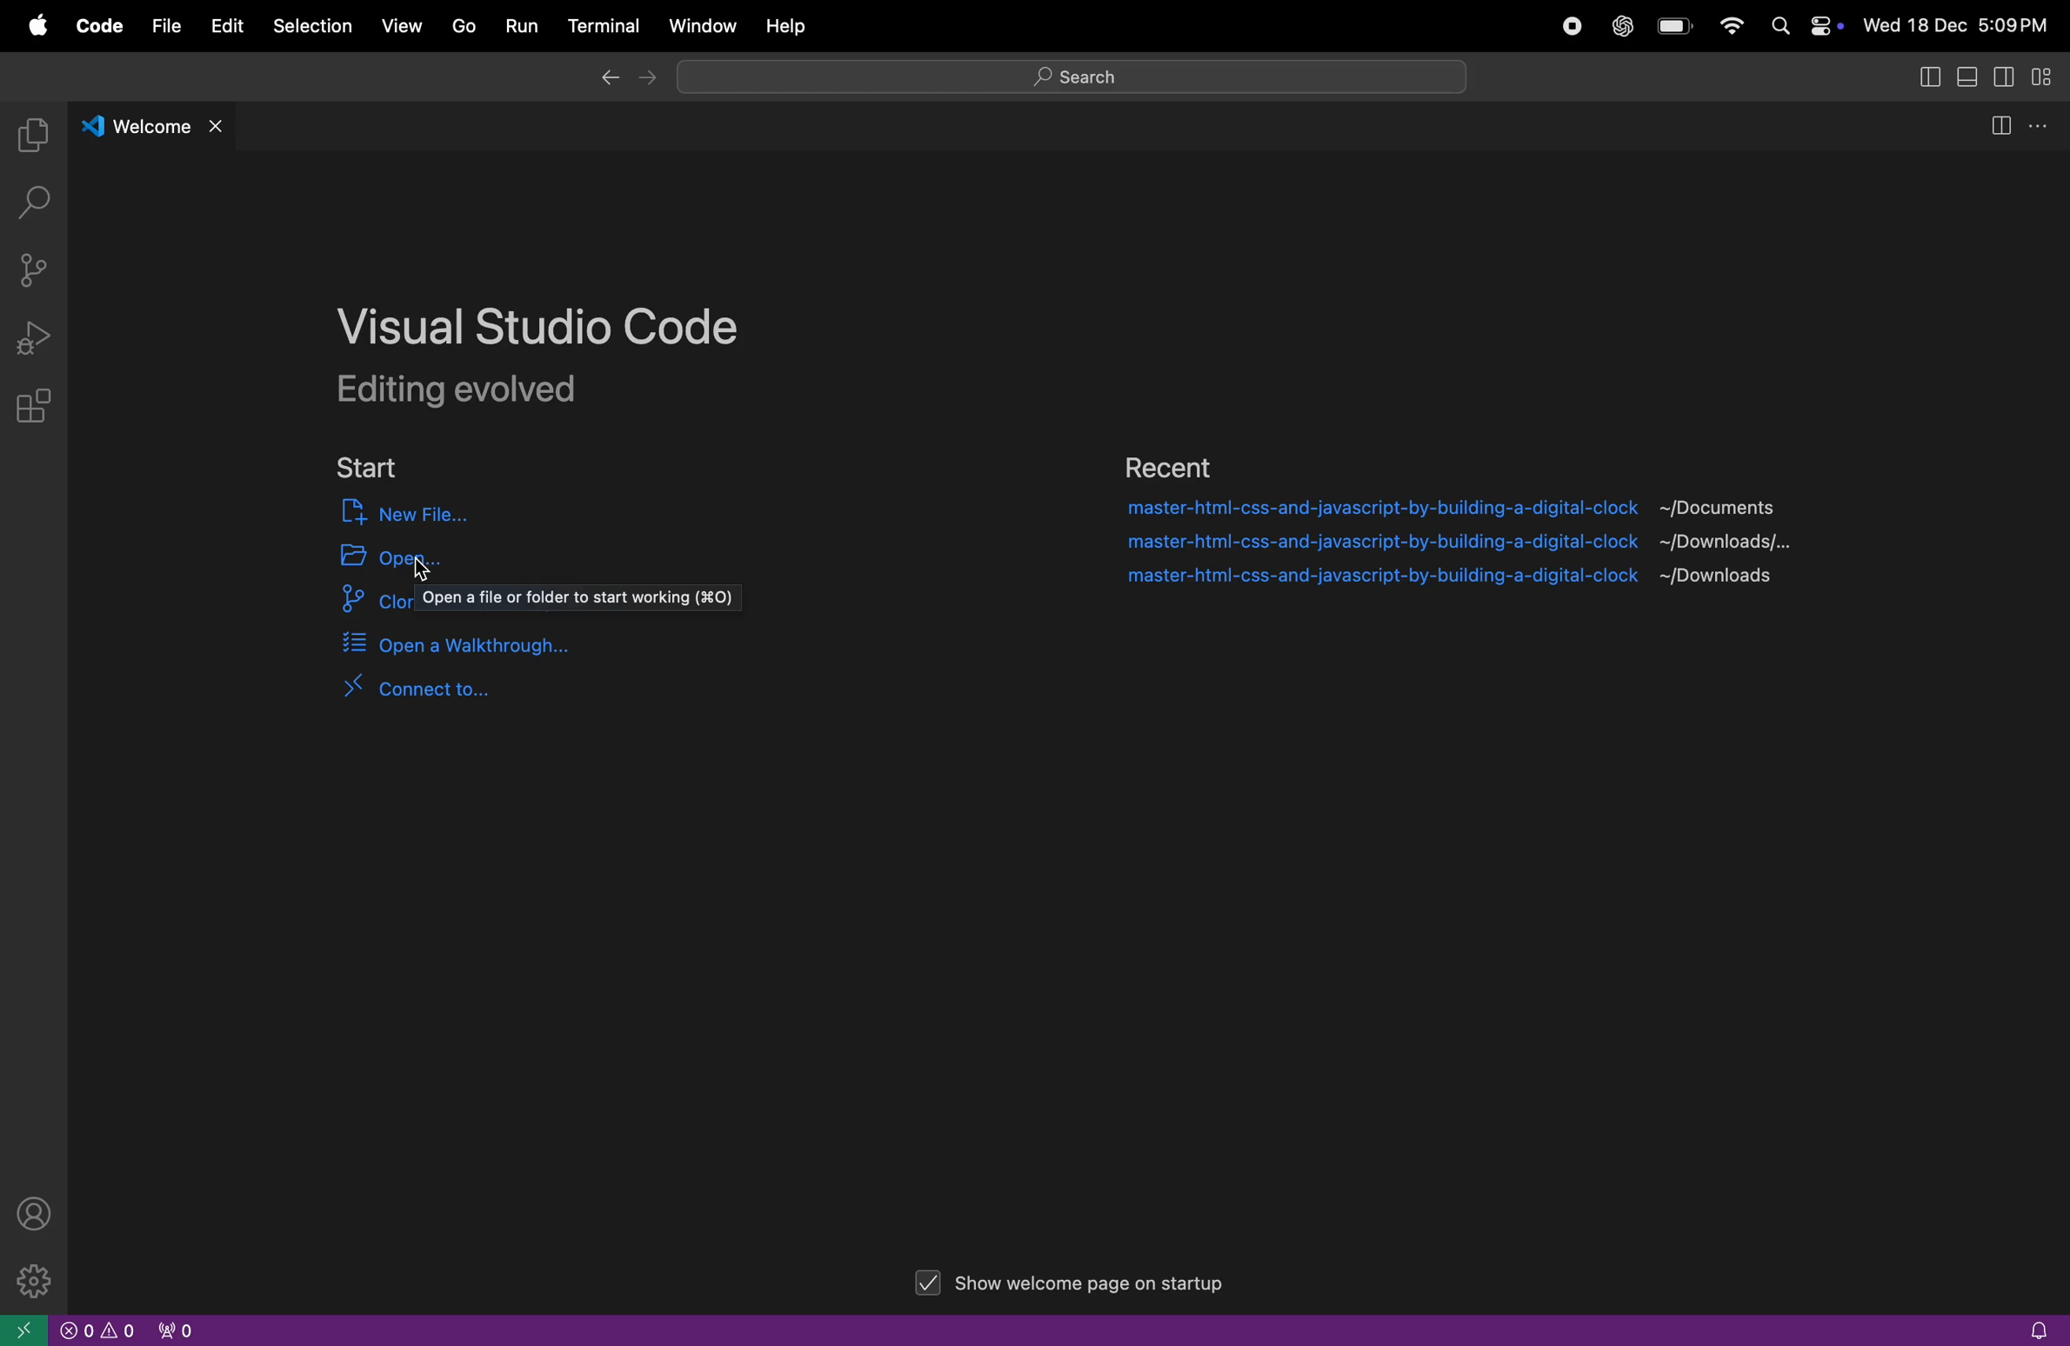 The width and height of the screenshot is (2070, 1346). Describe the element at coordinates (369, 465) in the screenshot. I see `start` at that location.